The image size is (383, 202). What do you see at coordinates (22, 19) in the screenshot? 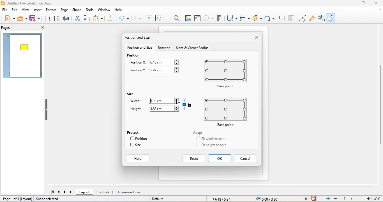
I see `open` at bounding box center [22, 19].